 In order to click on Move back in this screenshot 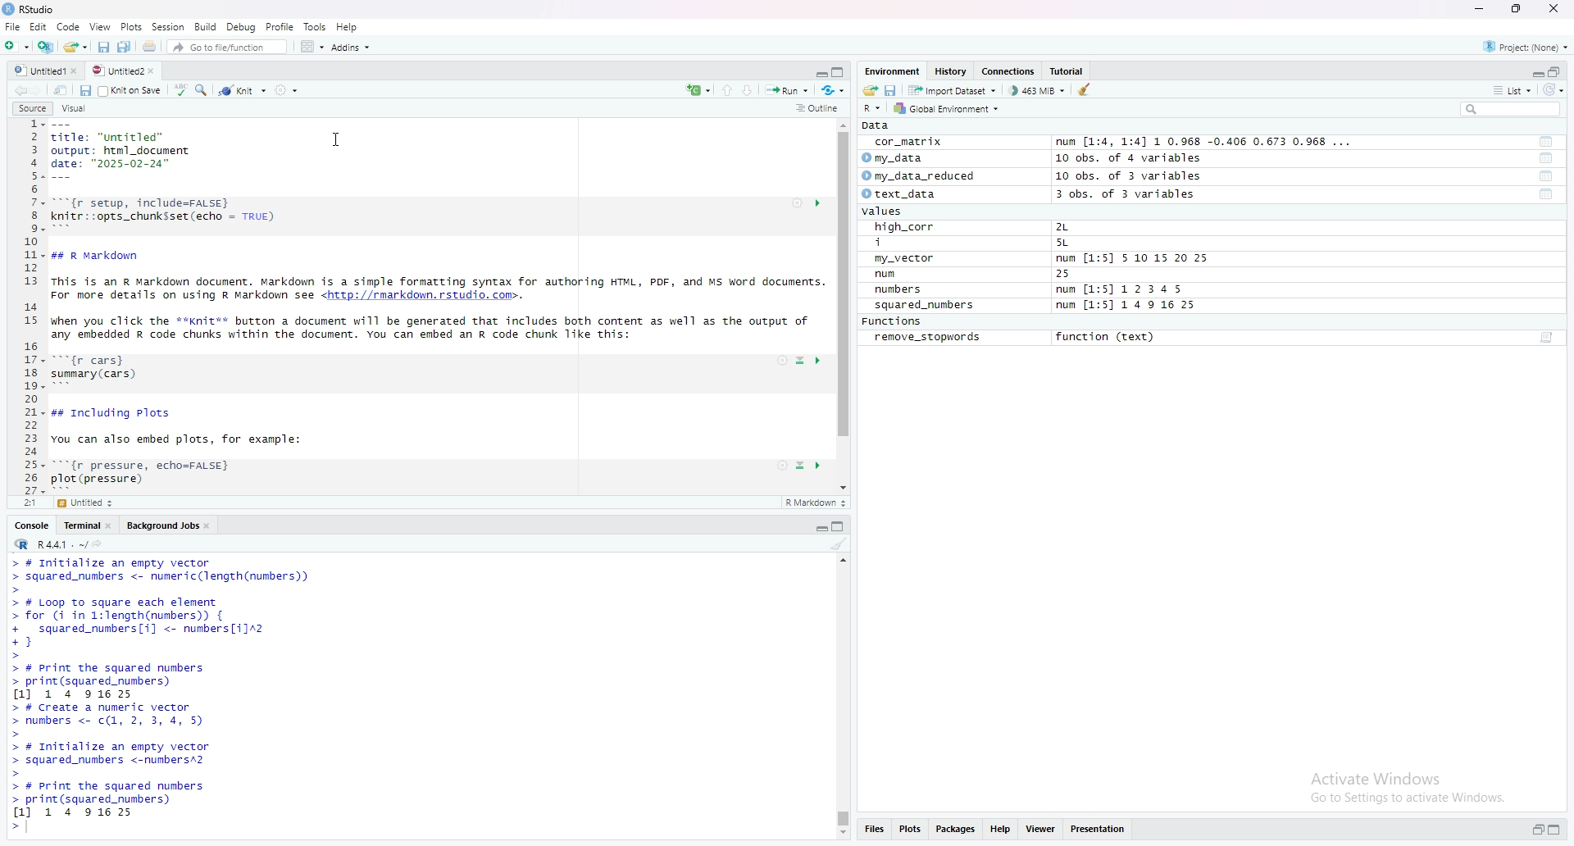, I will do `click(16, 90)`.